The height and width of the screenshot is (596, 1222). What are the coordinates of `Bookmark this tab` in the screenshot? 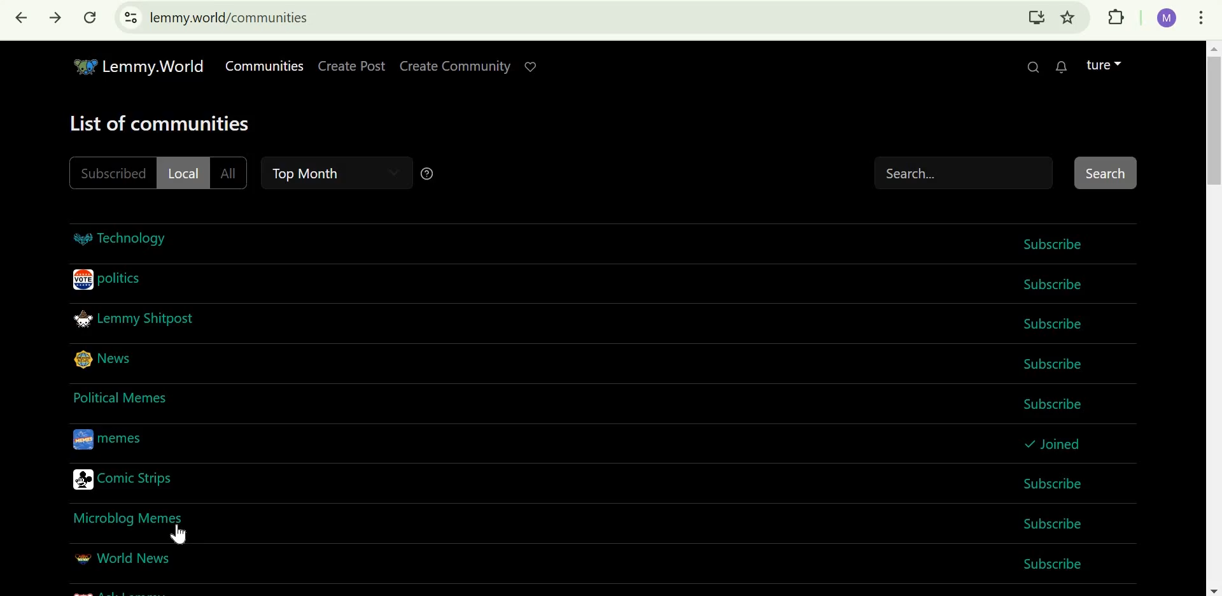 It's located at (1067, 18).